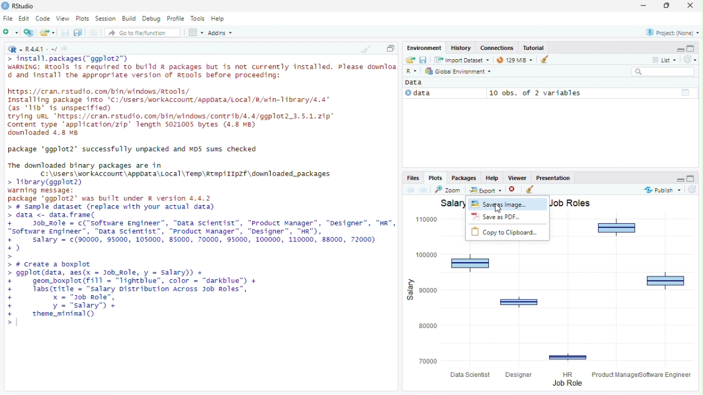 The height and width of the screenshot is (395, 703). I want to click on packages, so click(464, 177).